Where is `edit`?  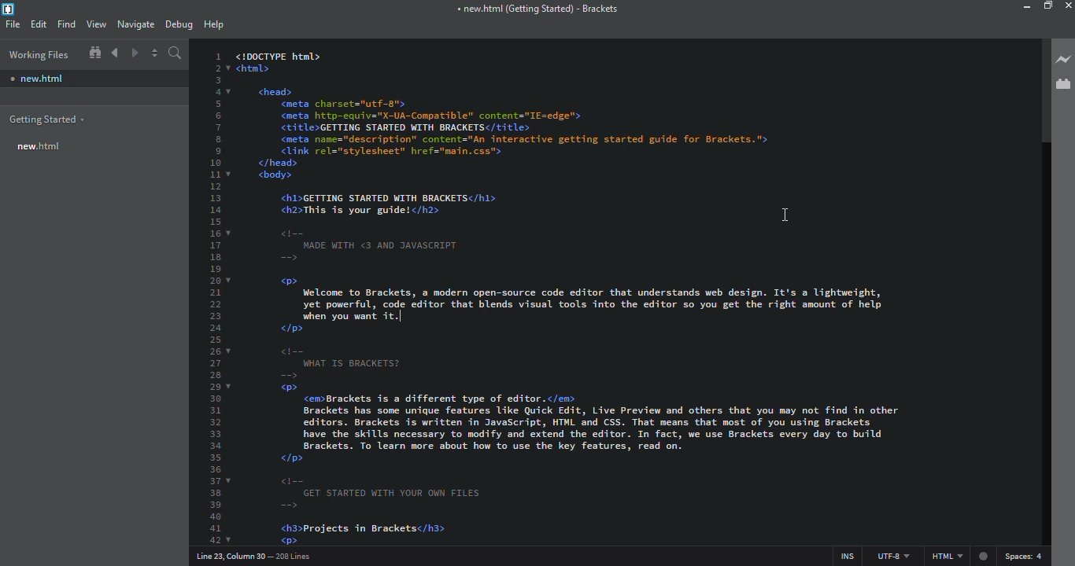 edit is located at coordinates (40, 23).